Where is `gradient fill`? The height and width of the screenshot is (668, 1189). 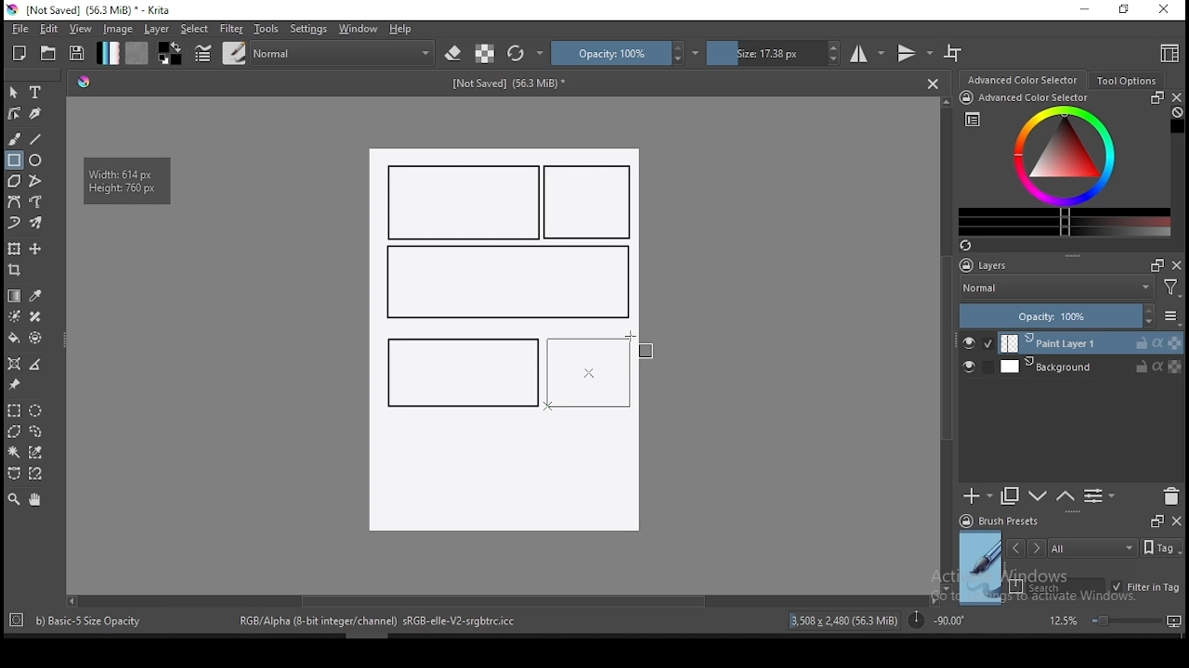
gradient fill is located at coordinates (108, 53).